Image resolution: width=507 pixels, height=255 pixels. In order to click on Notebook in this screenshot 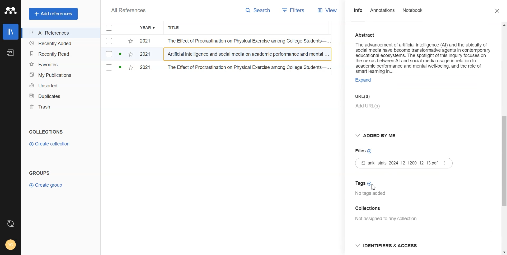, I will do `click(413, 13)`.